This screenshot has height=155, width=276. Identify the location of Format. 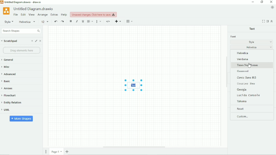
(99, 21).